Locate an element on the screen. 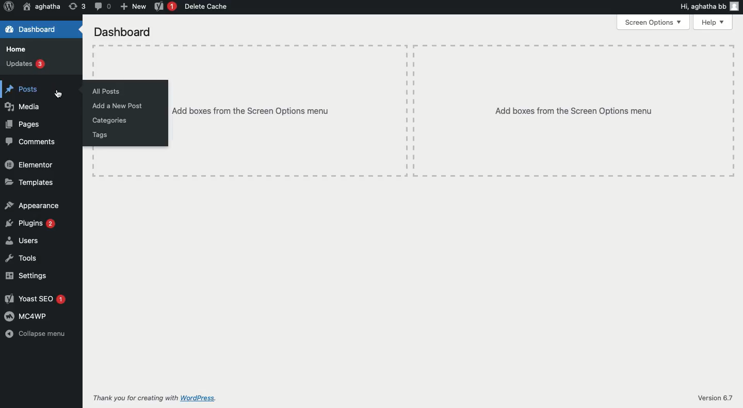  Wordpress logo is located at coordinates (8, 6).